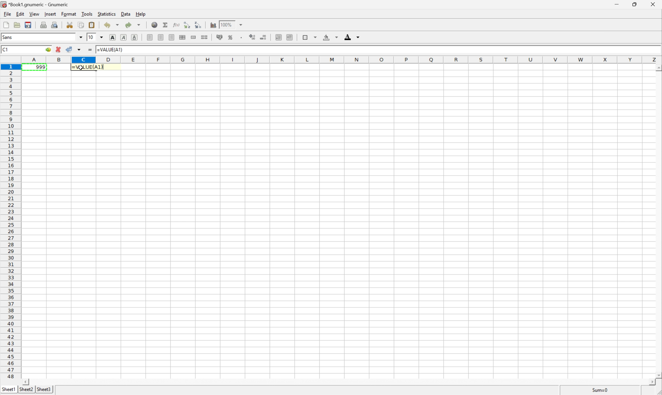 This screenshot has width=662, height=395. What do you see at coordinates (69, 14) in the screenshot?
I see `format` at bounding box center [69, 14].